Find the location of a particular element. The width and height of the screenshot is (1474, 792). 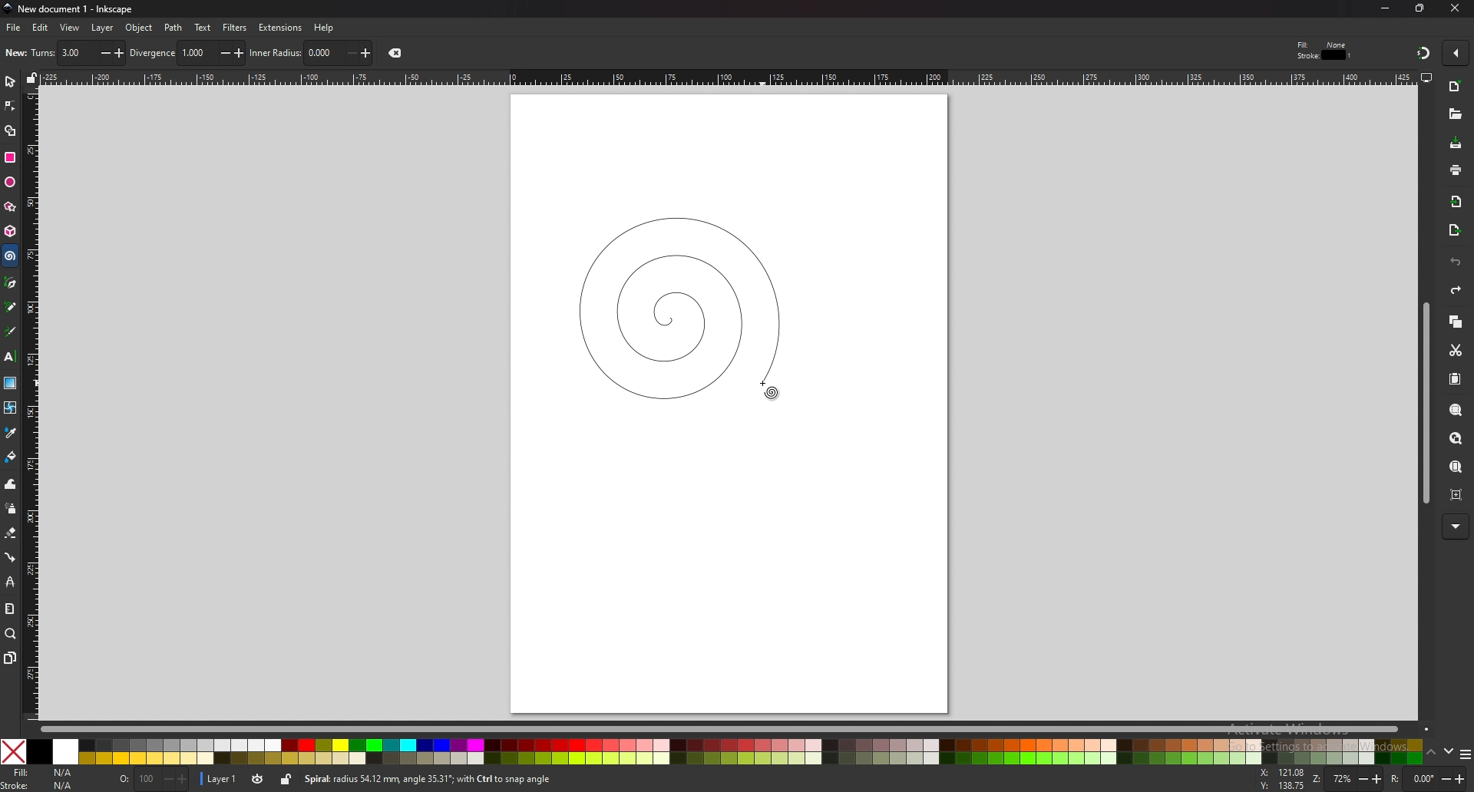

help is located at coordinates (324, 28).